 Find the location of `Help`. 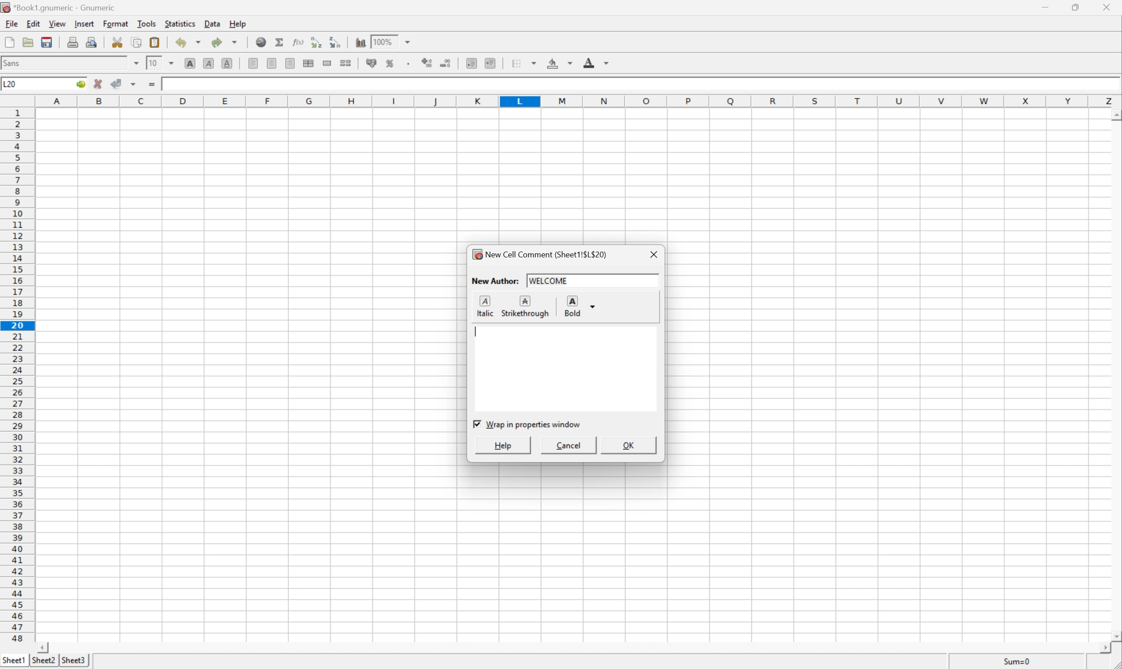

Help is located at coordinates (238, 24).